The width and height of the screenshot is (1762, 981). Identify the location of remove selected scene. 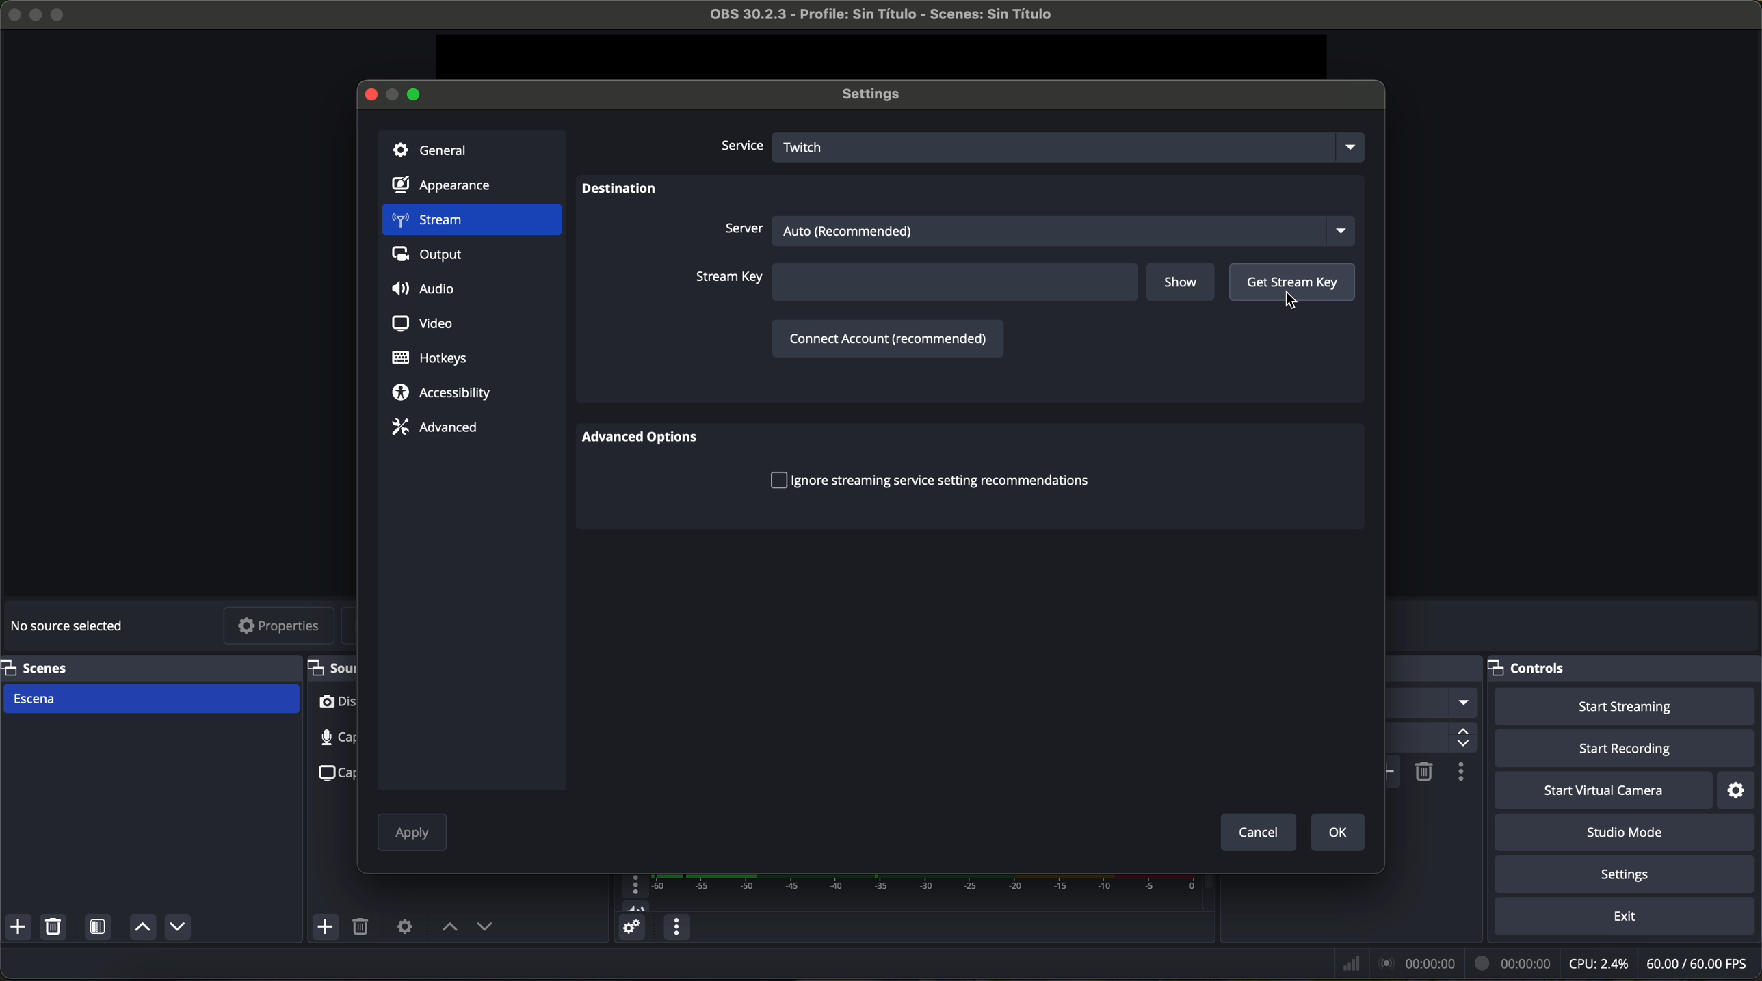
(56, 929).